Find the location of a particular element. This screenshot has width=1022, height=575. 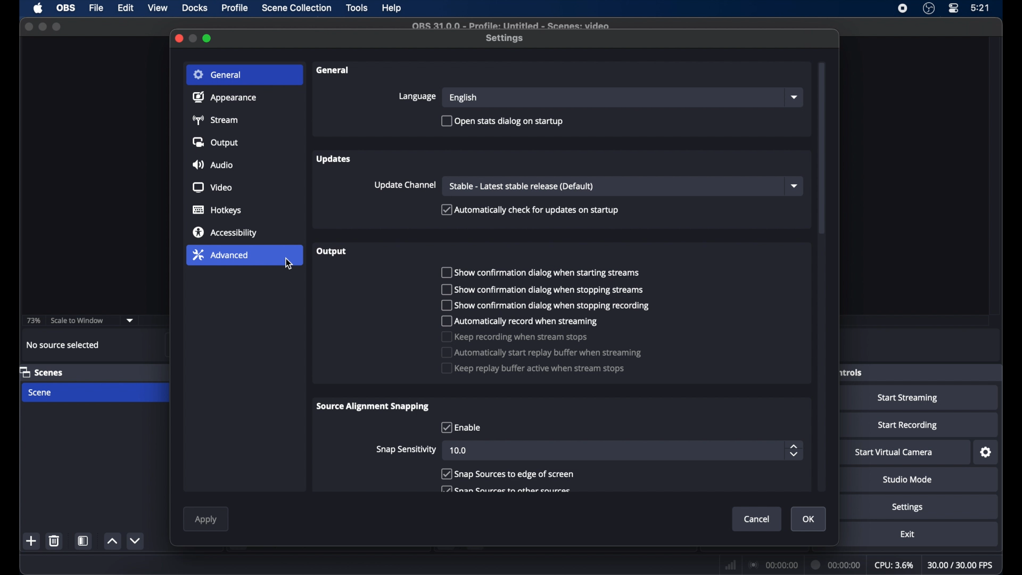

73% is located at coordinates (33, 321).